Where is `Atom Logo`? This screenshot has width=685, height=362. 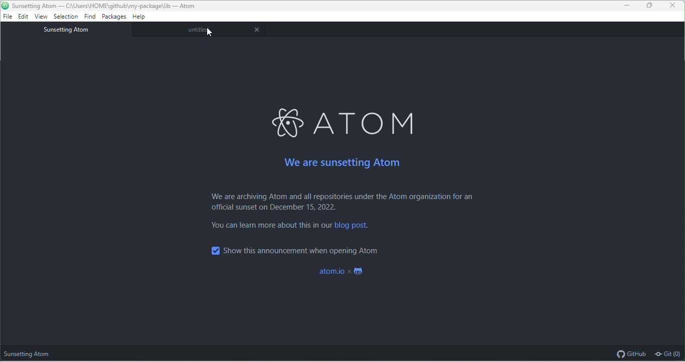
Atom Logo is located at coordinates (5, 6).